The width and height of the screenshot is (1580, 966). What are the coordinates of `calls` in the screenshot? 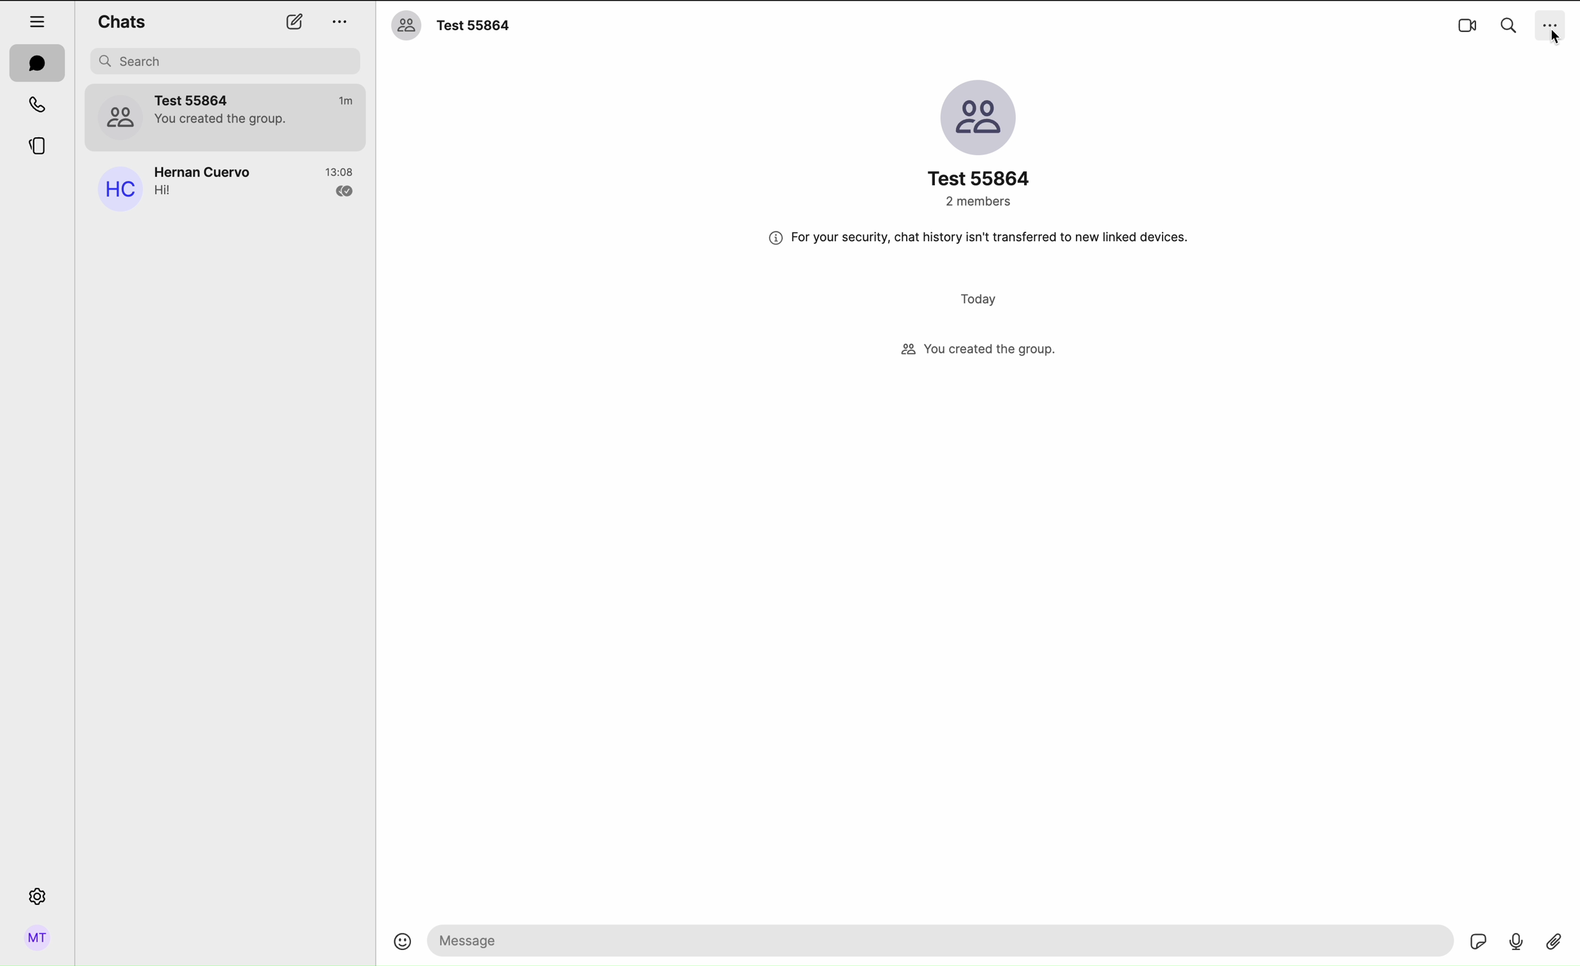 It's located at (33, 106).